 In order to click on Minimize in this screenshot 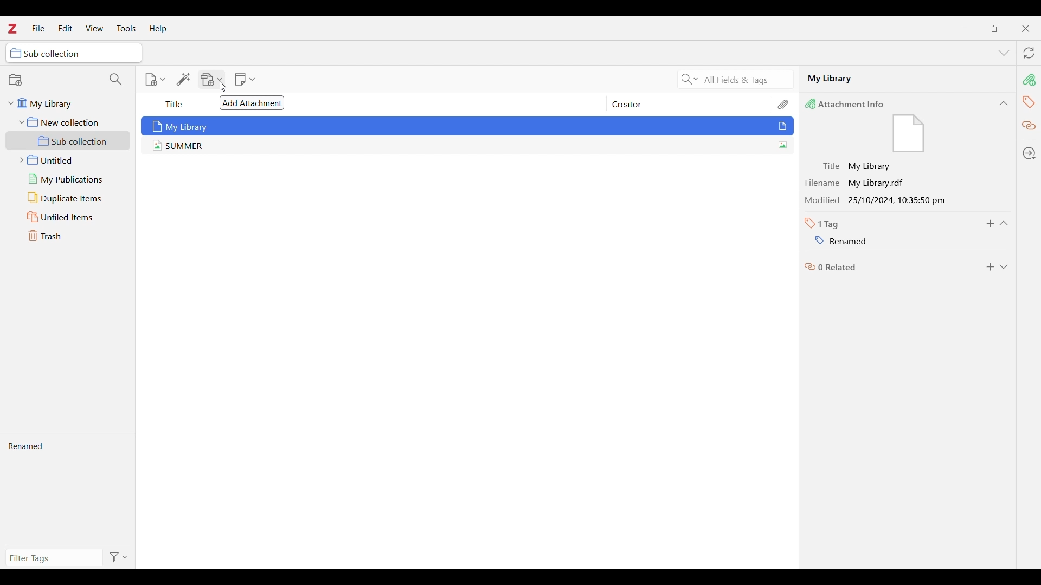, I will do `click(964, 28)`.